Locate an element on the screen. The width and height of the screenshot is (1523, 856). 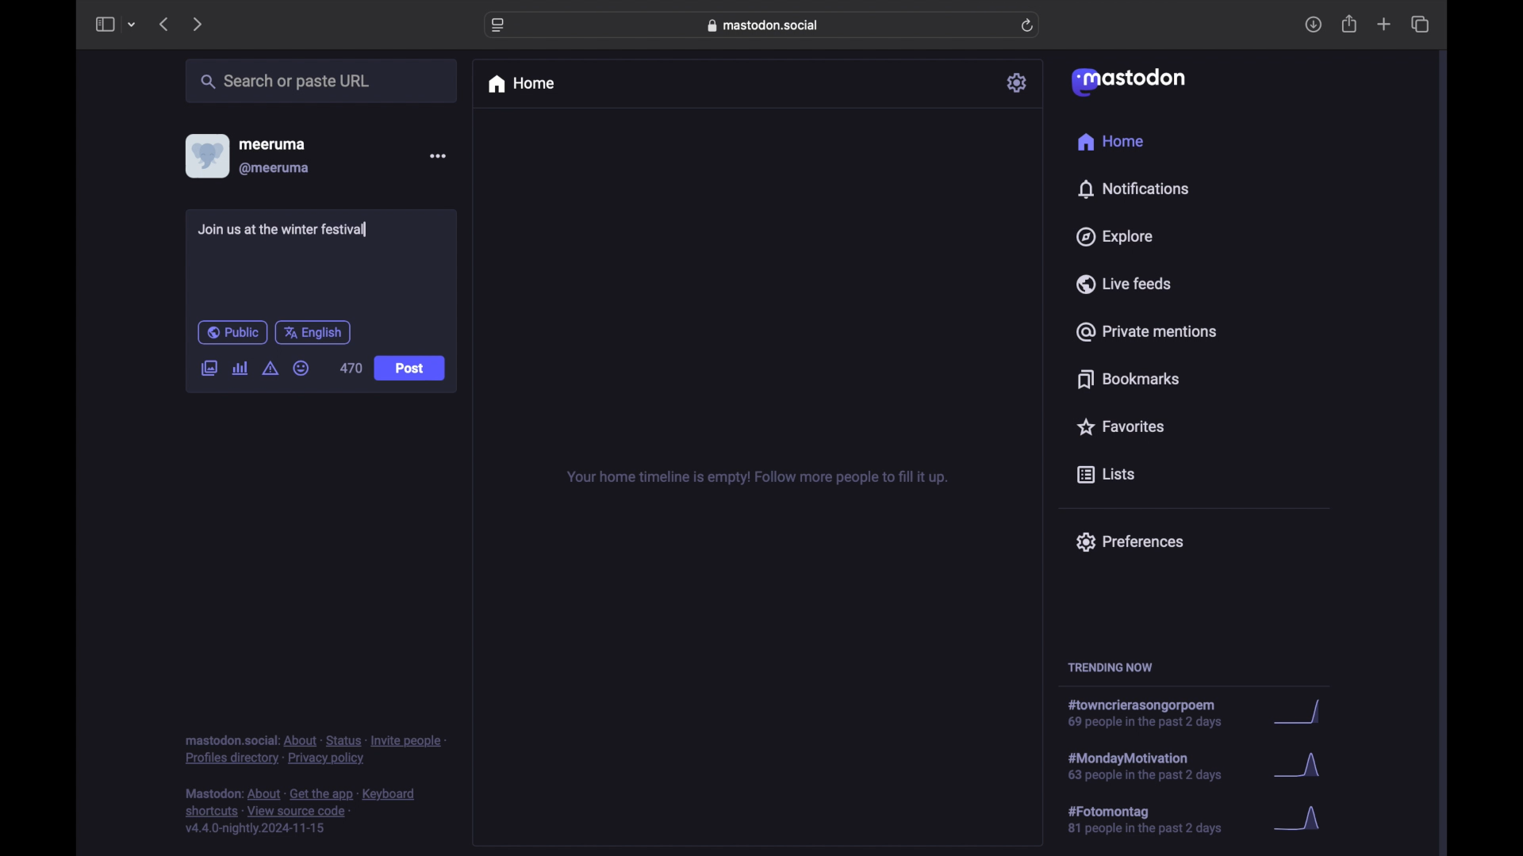
mastodon is located at coordinates (1126, 81).